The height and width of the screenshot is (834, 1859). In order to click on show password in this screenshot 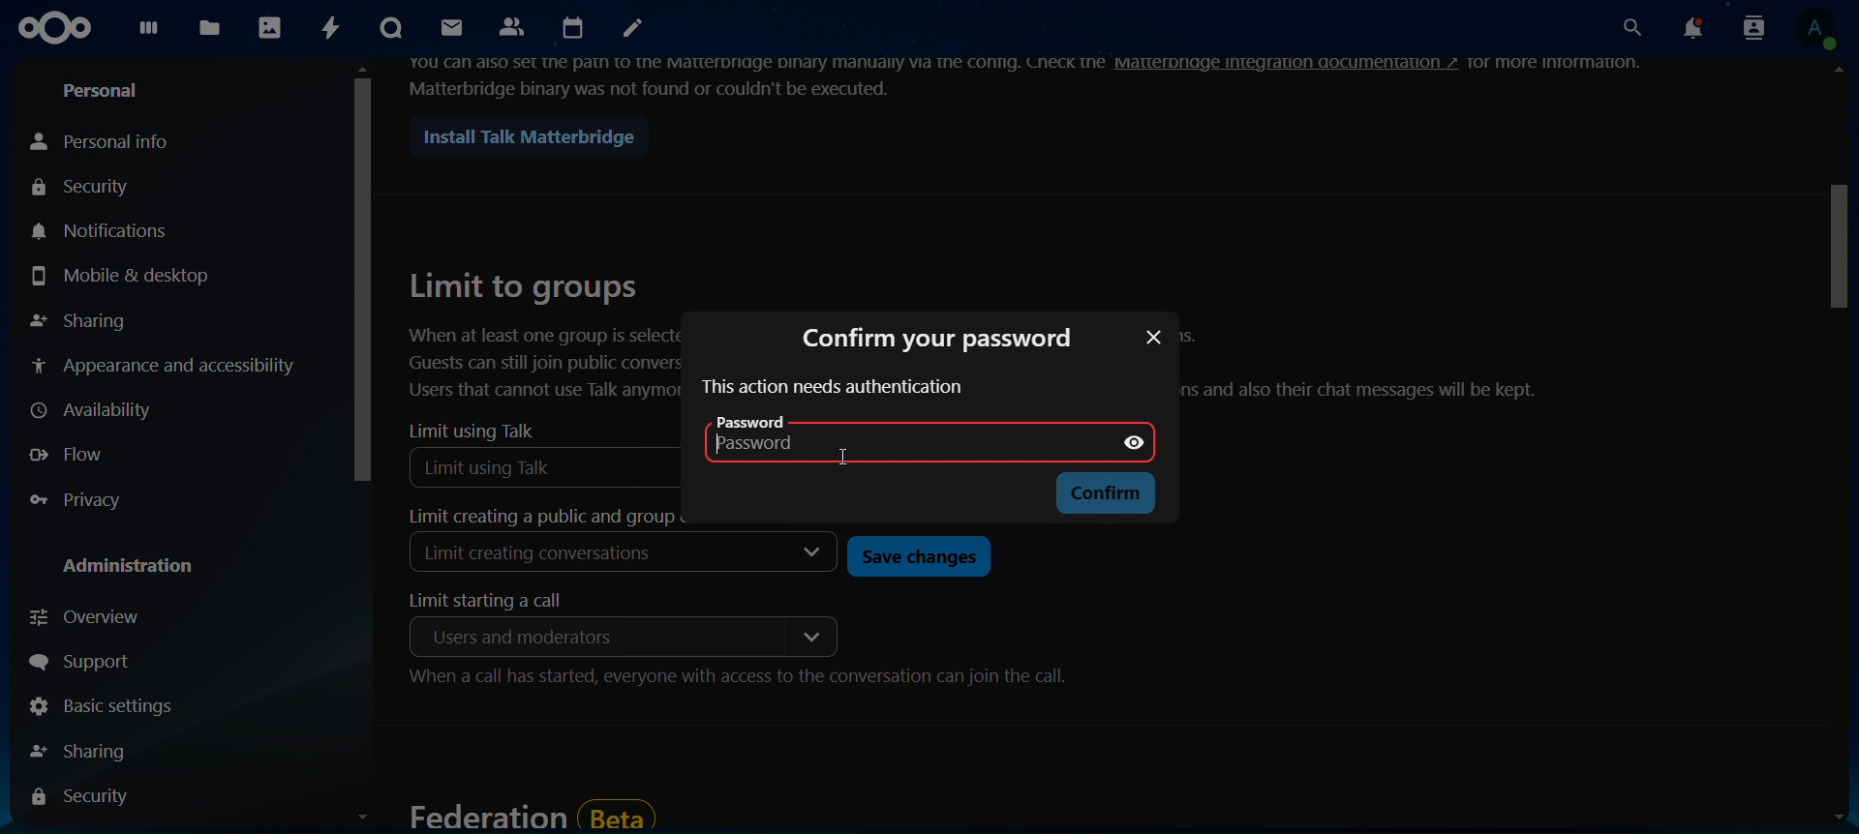, I will do `click(1137, 439)`.